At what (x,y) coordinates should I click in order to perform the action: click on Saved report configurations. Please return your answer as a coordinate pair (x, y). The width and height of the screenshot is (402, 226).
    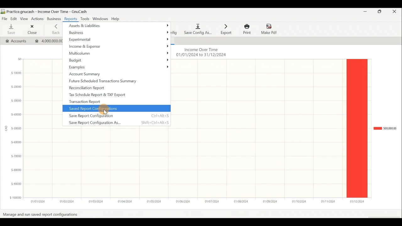
    Looking at the image, I should click on (117, 108).